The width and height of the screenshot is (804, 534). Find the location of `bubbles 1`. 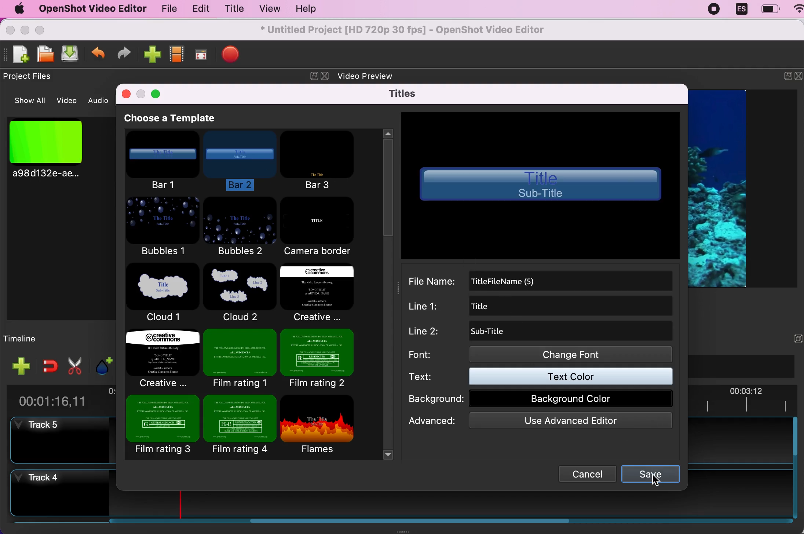

bubbles 1 is located at coordinates (161, 227).